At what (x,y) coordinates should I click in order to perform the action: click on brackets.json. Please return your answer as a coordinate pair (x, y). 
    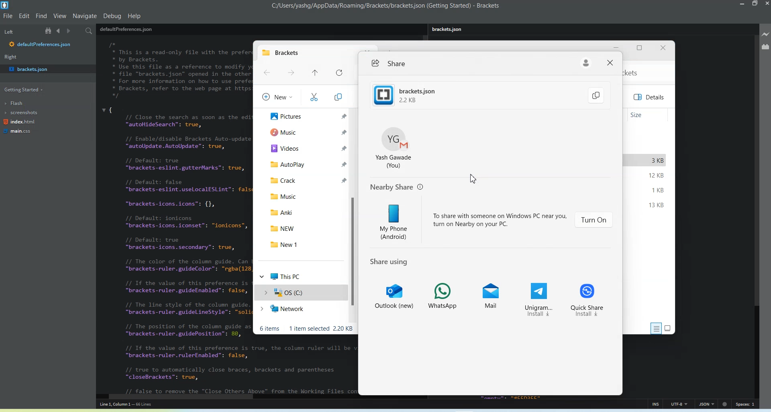
    Looking at the image, I should click on (449, 29).